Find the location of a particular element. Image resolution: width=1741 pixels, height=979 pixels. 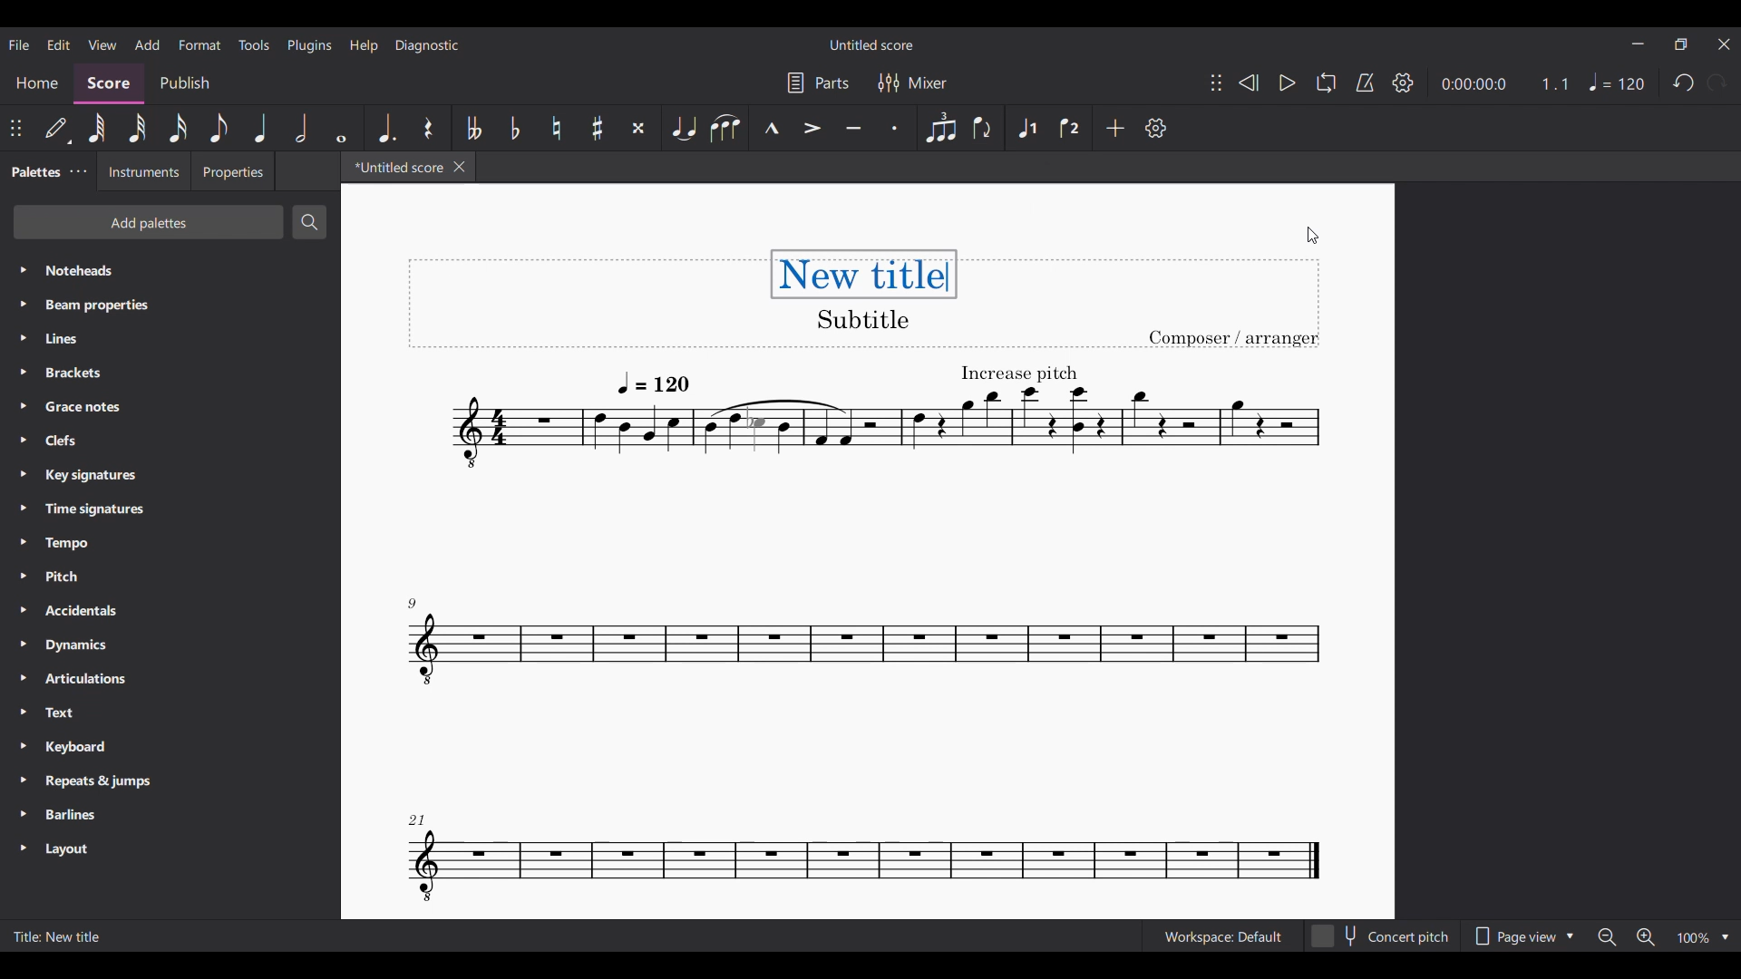

Lines is located at coordinates (170, 338).